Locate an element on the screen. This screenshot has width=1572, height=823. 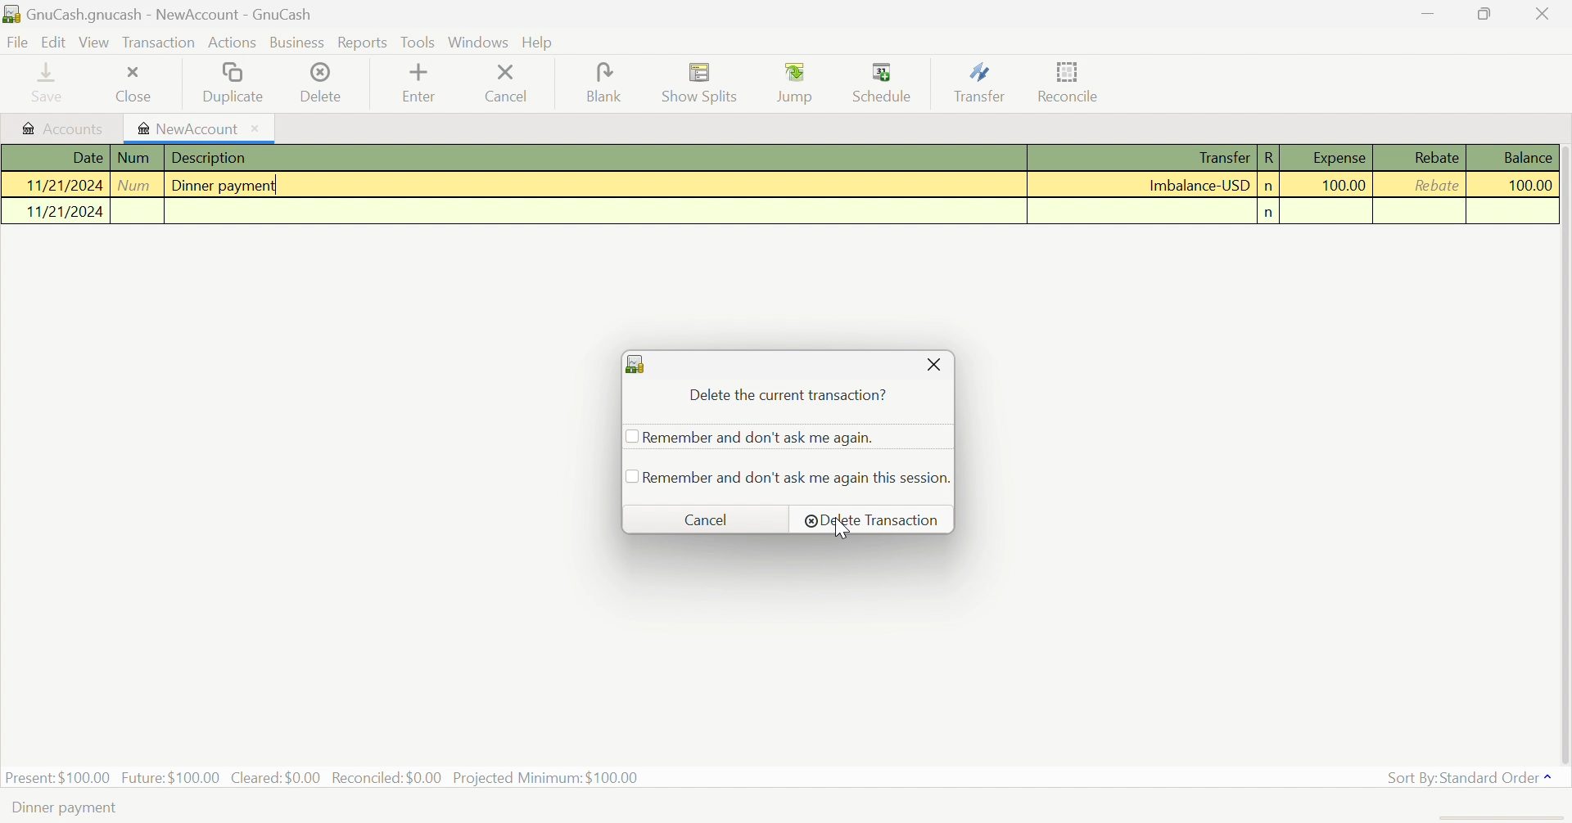
Expense is located at coordinates (1332, 158).